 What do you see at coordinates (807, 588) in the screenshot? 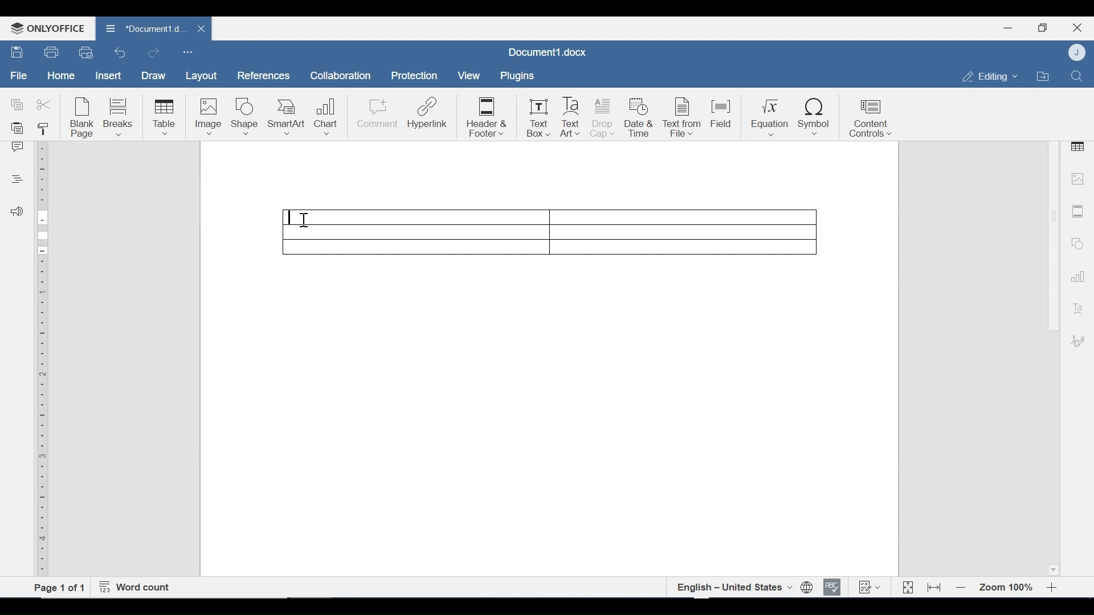
I see `Set document language` at bounding box center [807, 588].